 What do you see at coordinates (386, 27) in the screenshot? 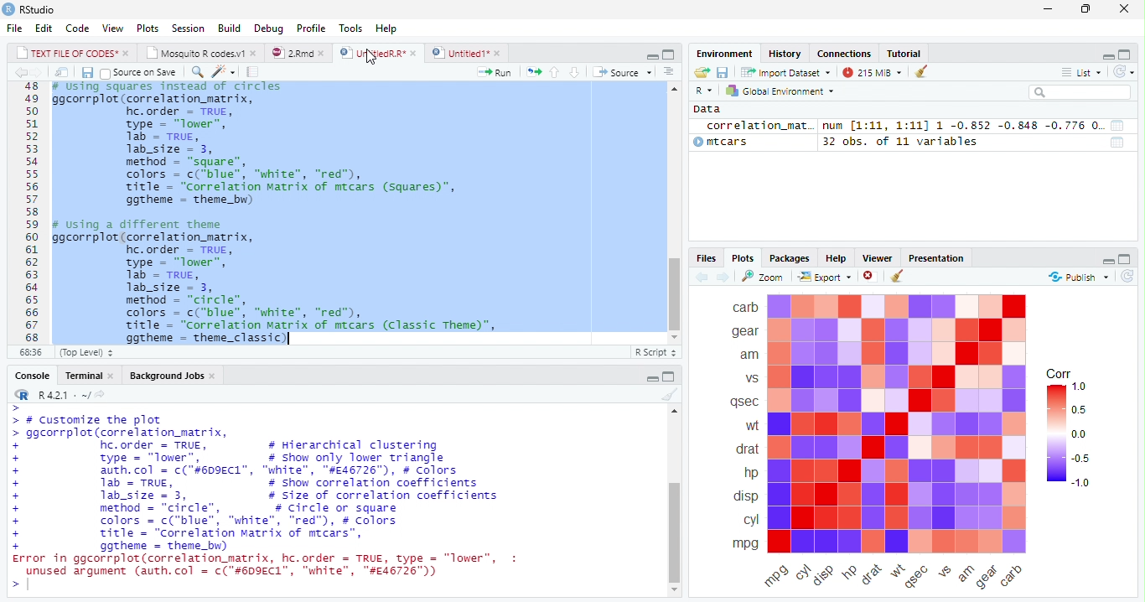
I see `Help` at bounding box center [386, 27].